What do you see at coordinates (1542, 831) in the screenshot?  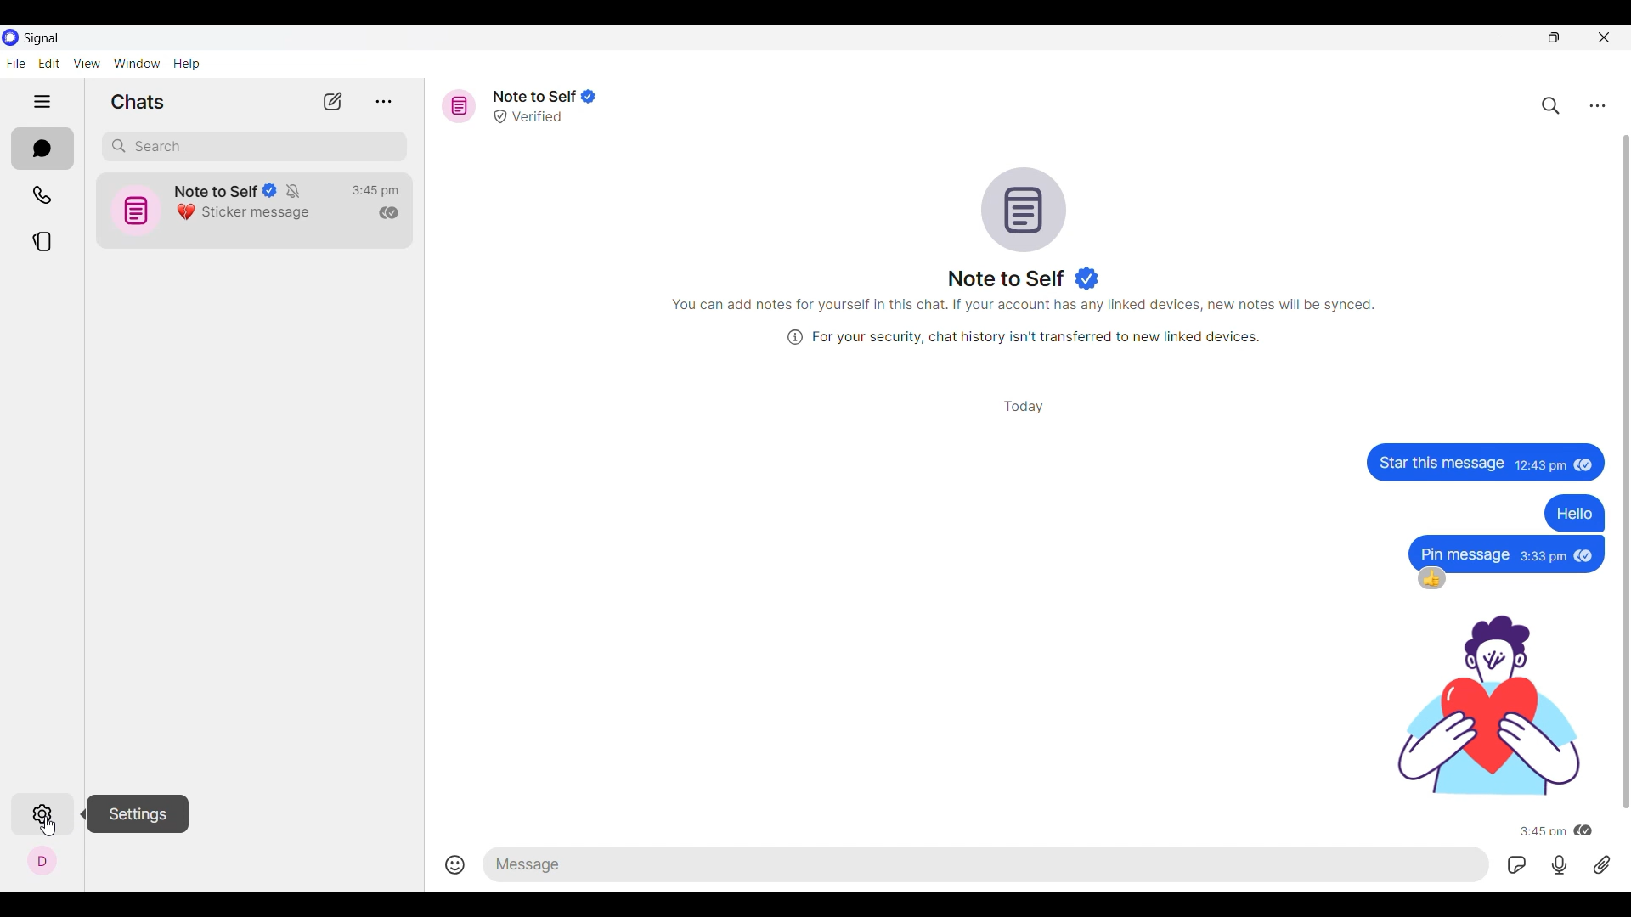 I see `Time of  message` at bounding box center [1542, 831].